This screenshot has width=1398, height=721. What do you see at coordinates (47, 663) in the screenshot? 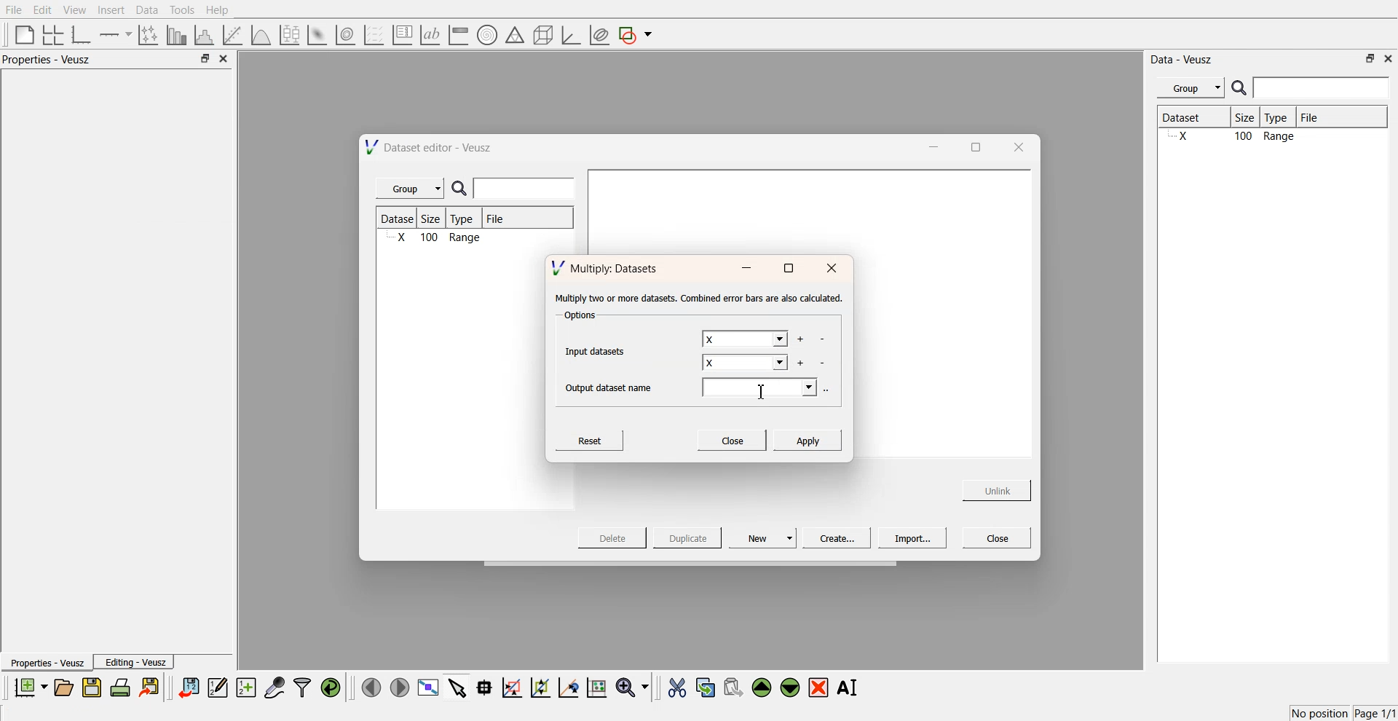
I see `Properties - Veusz` at bounding box center [47, 663].